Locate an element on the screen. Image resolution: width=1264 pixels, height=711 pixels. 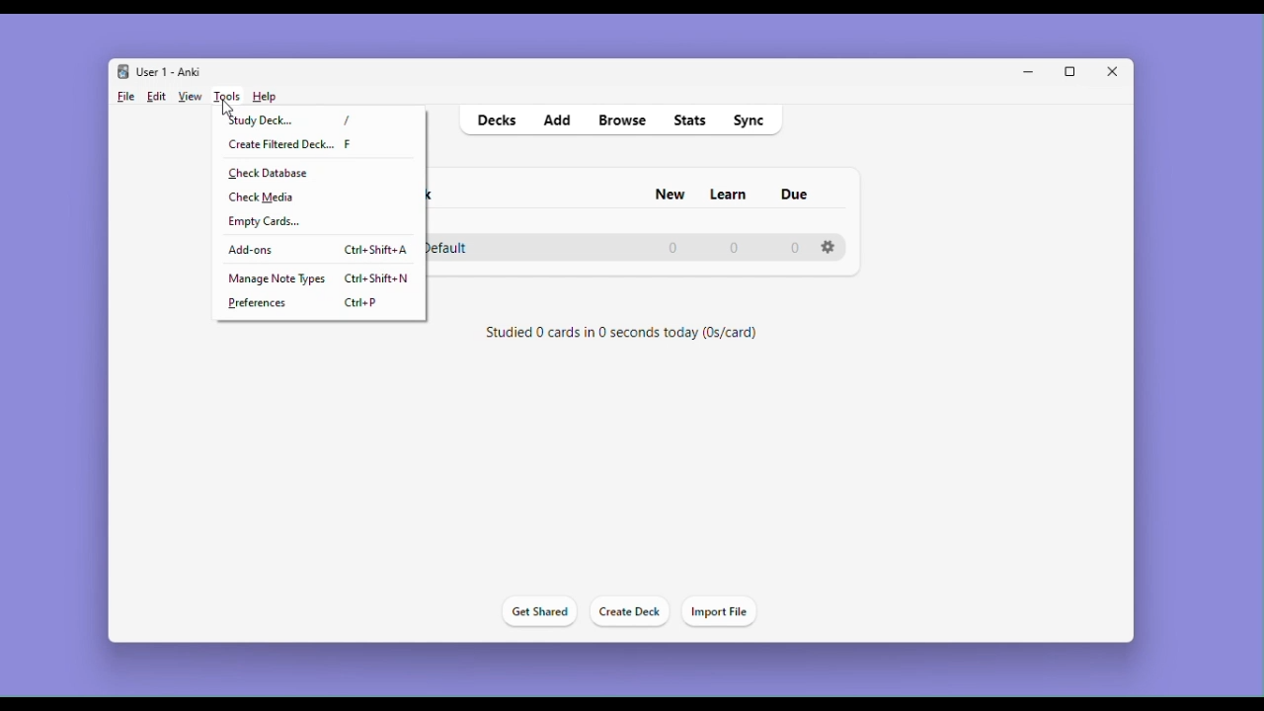
check Database  is located at coordinates (267, 174).